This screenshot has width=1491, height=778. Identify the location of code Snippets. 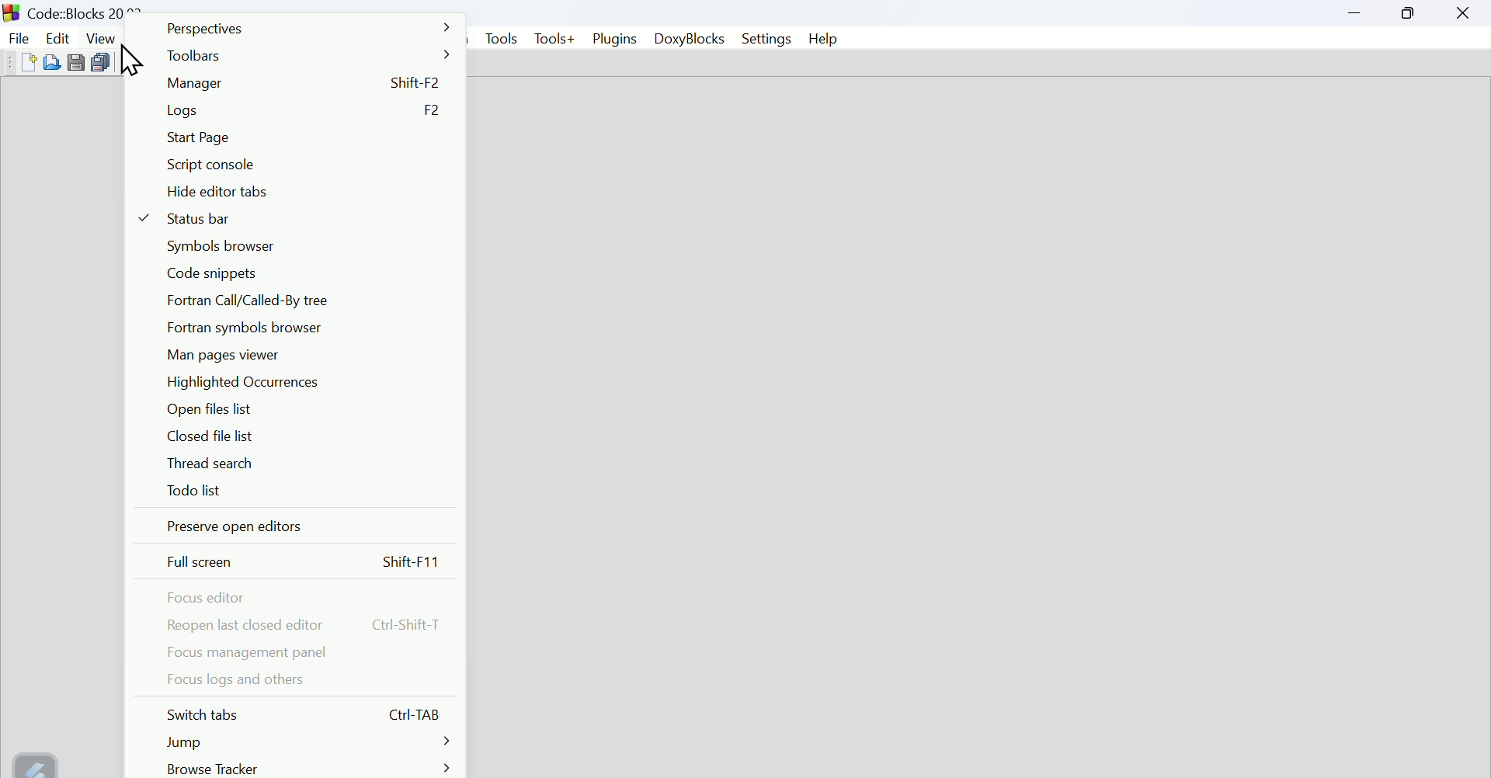
(217, 272).